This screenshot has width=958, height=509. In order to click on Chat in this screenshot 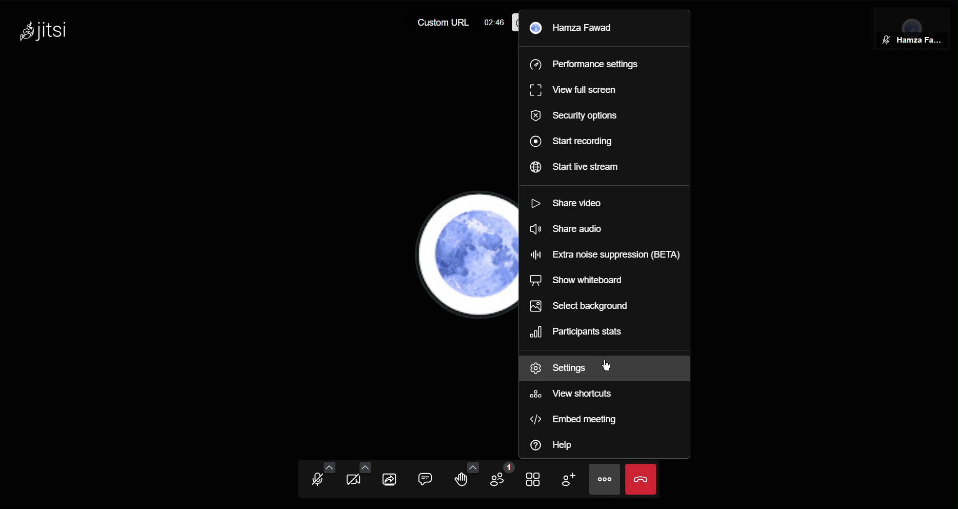, I will do `click(426, 479)`.